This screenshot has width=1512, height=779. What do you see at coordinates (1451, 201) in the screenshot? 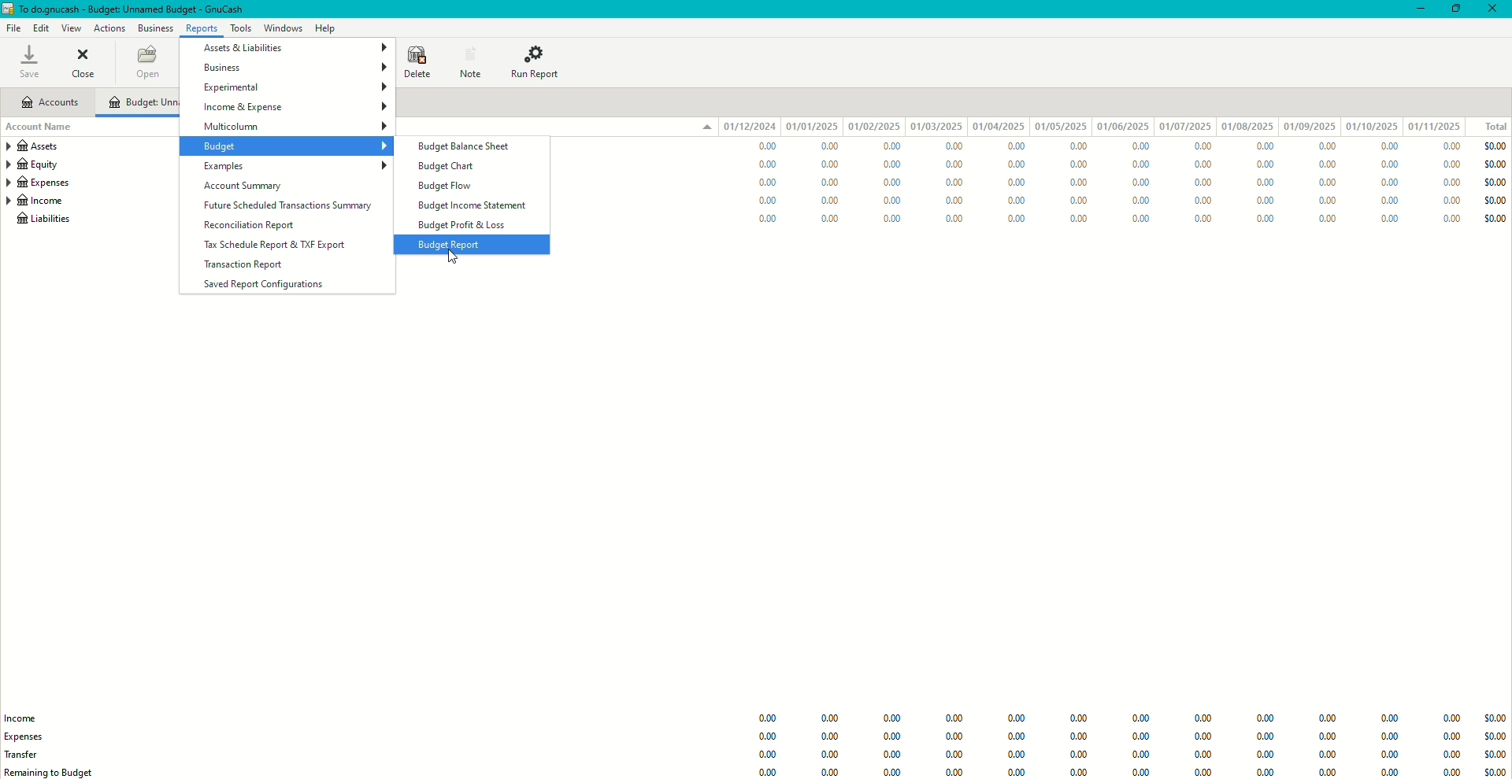
I see `0.00` at bounding box center [1451, 201].